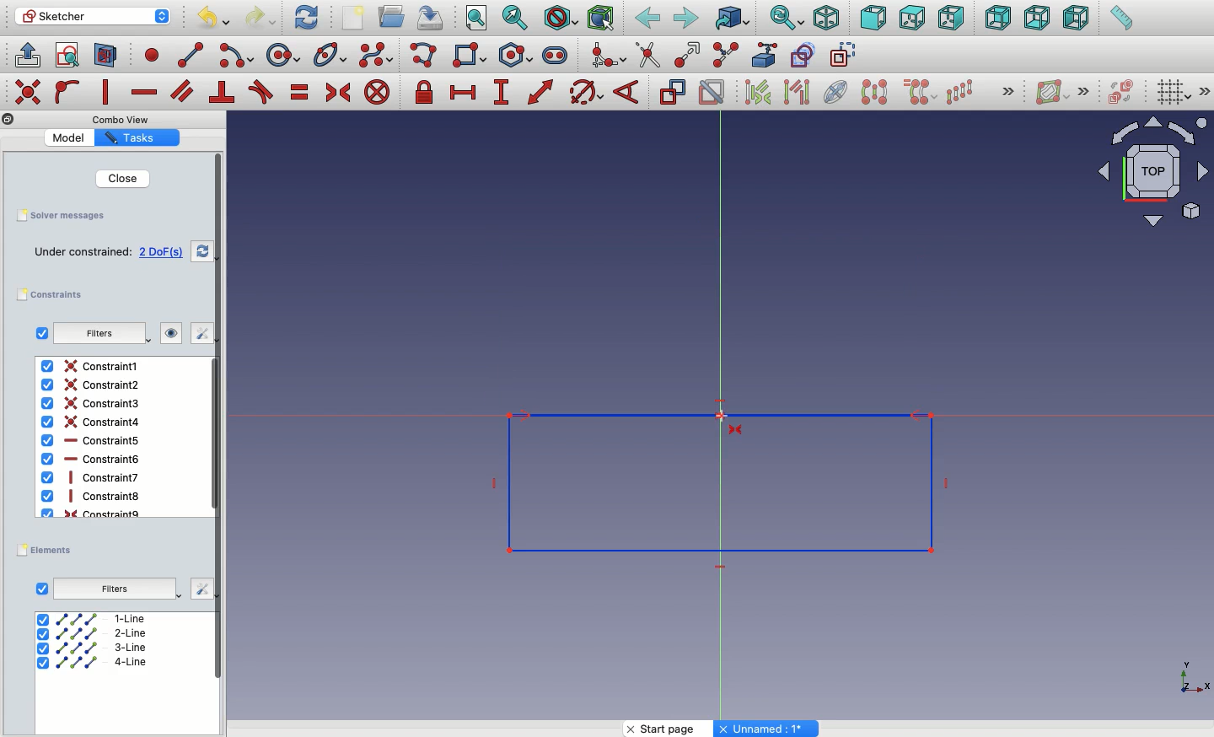 This screenshot has width=1214, height=737. What do you see at coordinates (54, 295) in the screenshot?
I see `constraints` at bounding box center [54, 295].